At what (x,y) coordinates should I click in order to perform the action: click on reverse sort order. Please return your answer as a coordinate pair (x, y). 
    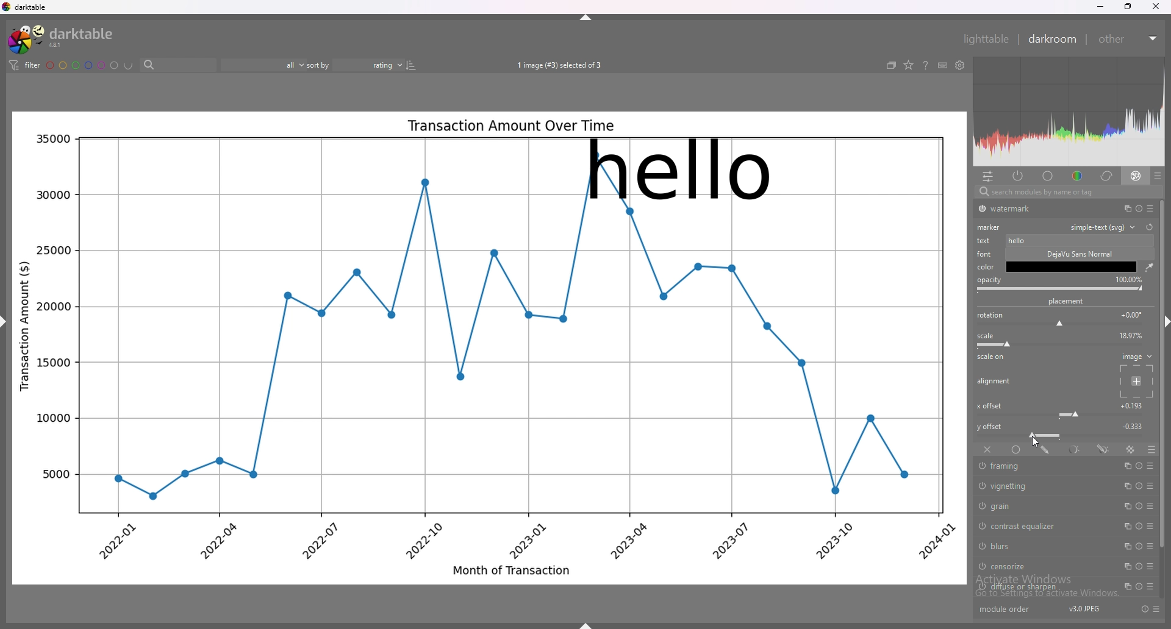
    Looking at the image, I should click on (410, 64).